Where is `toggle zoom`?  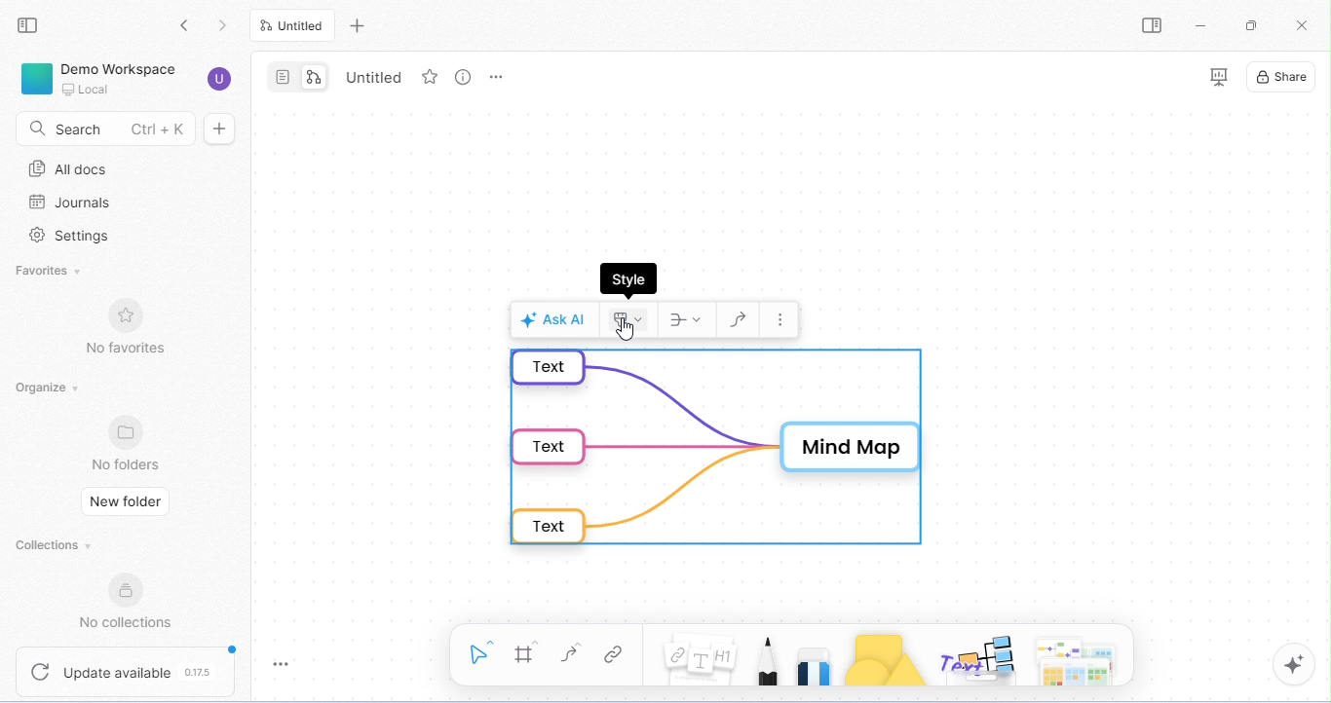
toggle zoom is located at coordinates (281, 667).